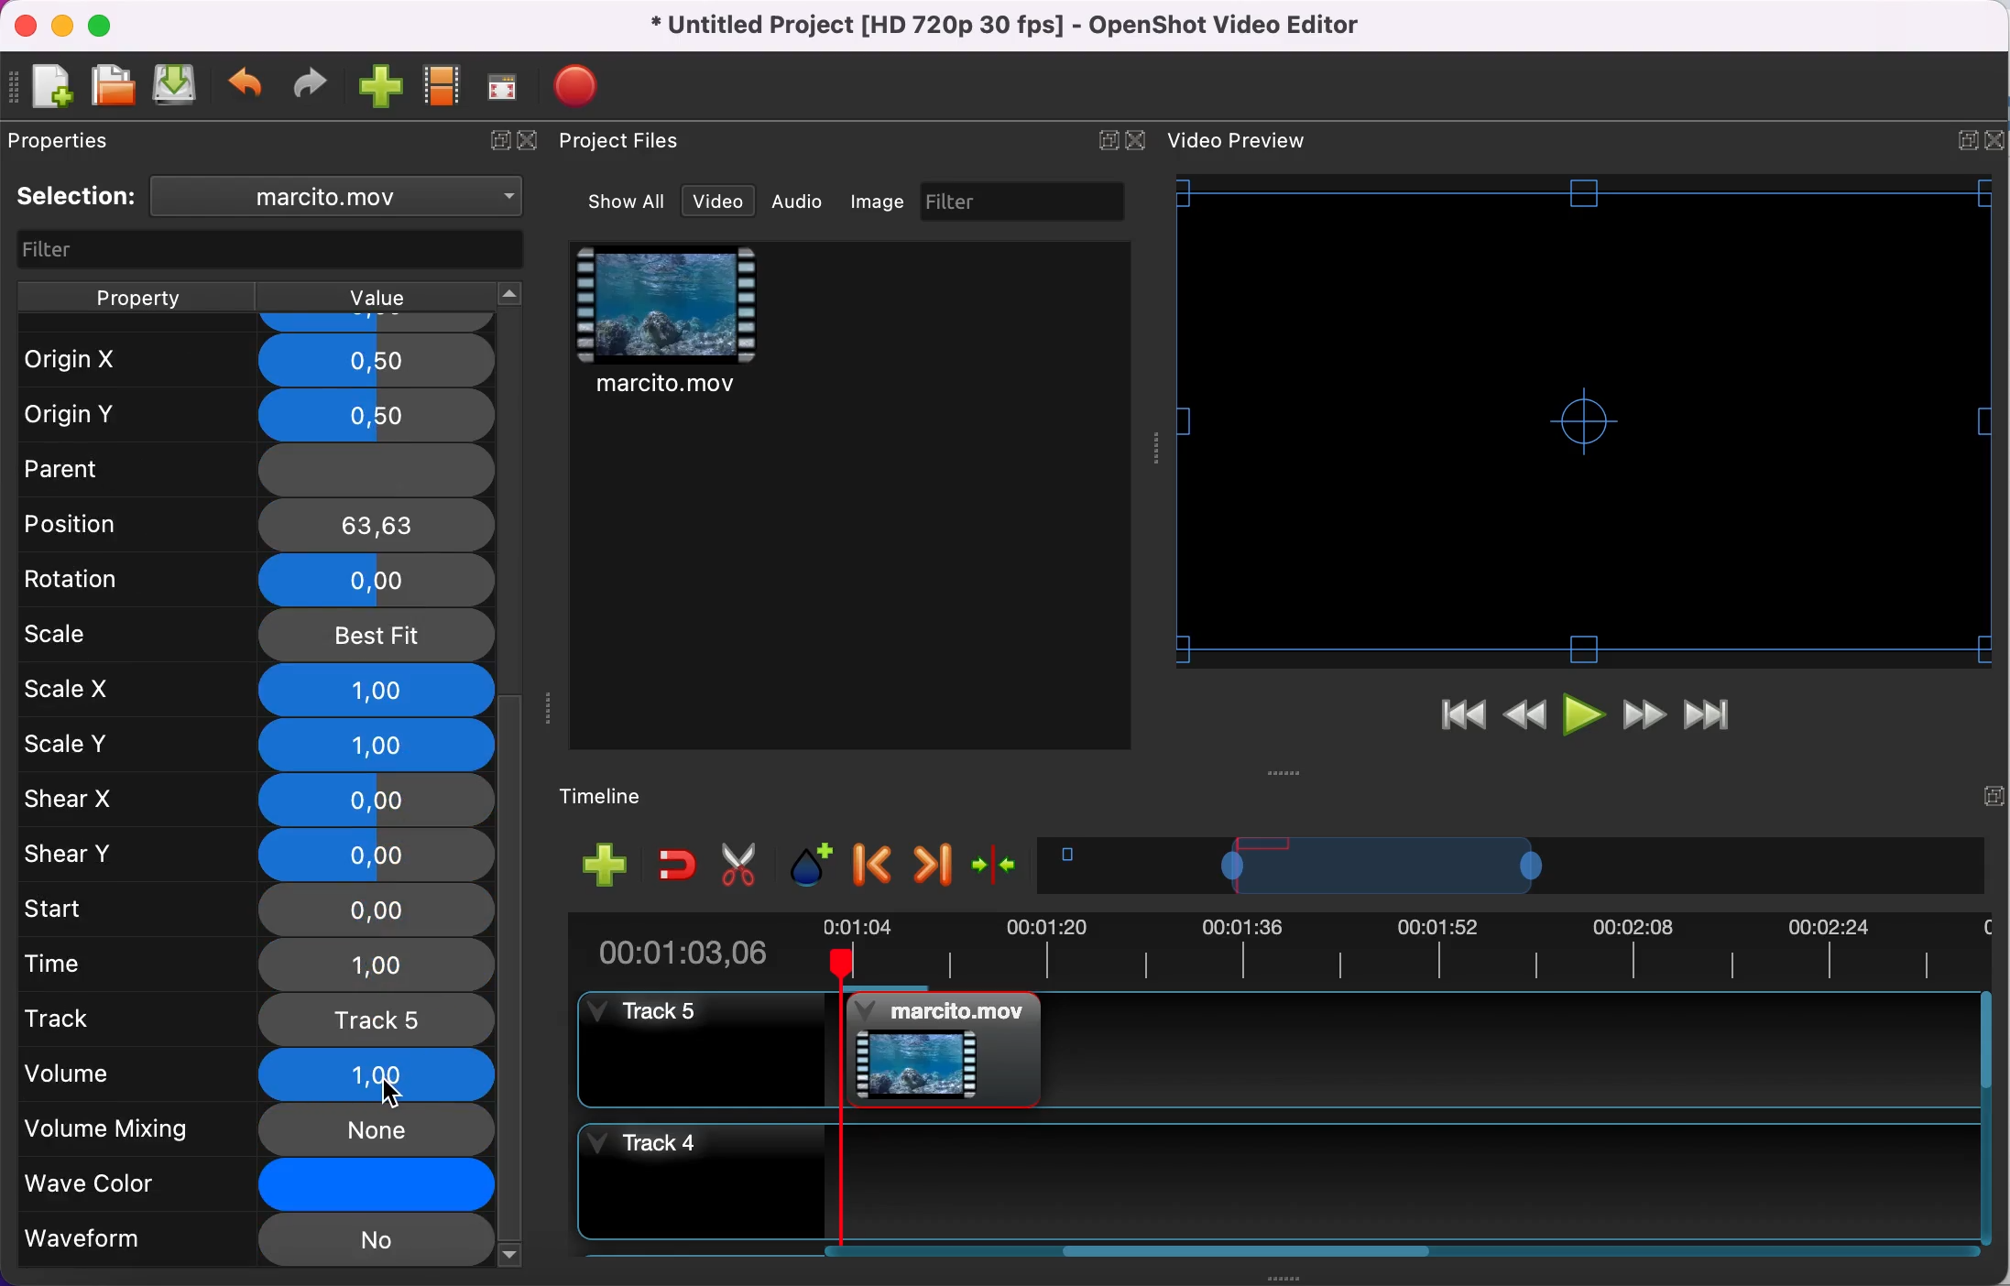  Describe the element at coordinates (1584, 420) in the screenshot. I see `Video preview` at that location.